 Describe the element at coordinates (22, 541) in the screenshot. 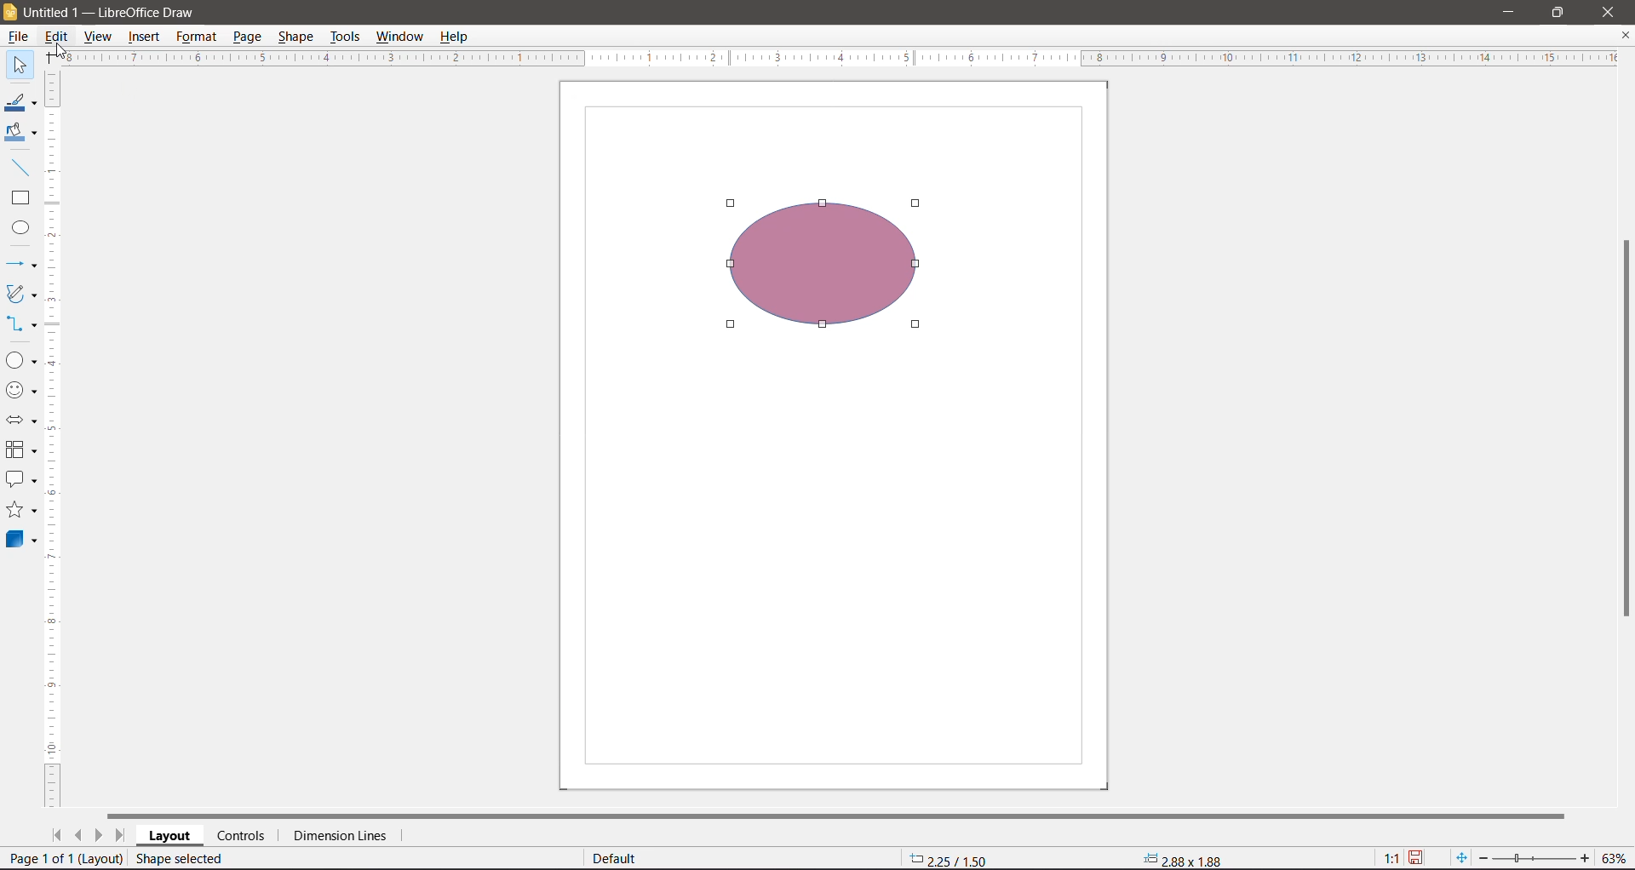

I see `3D Objects` at that location.